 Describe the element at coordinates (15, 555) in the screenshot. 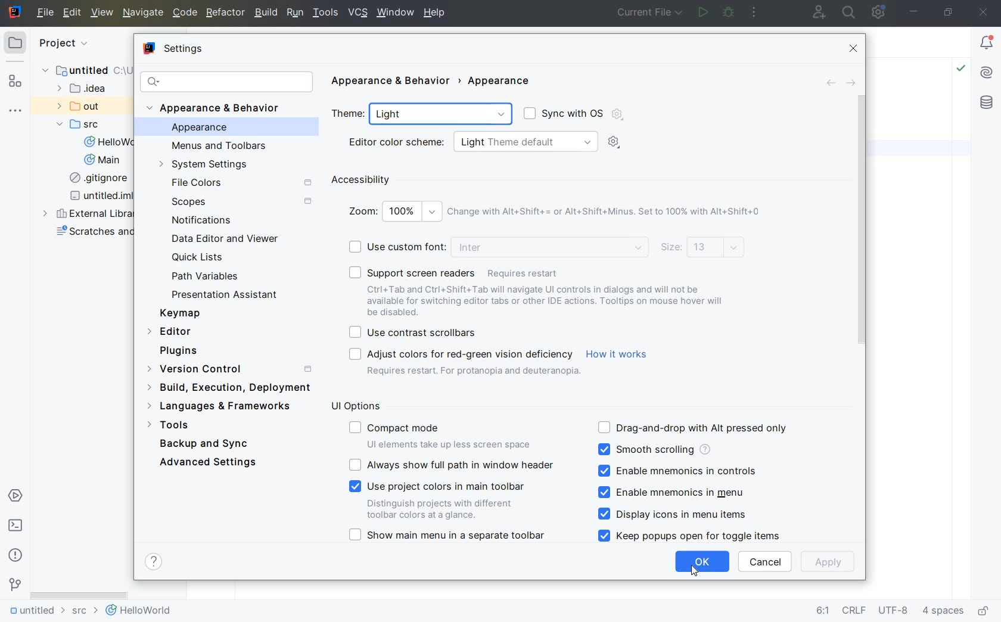

I see `PROBLEMS` at that location.